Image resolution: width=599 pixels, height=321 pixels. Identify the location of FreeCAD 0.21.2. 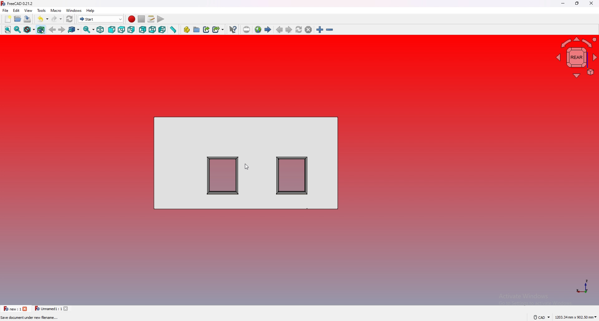
(18, 4).